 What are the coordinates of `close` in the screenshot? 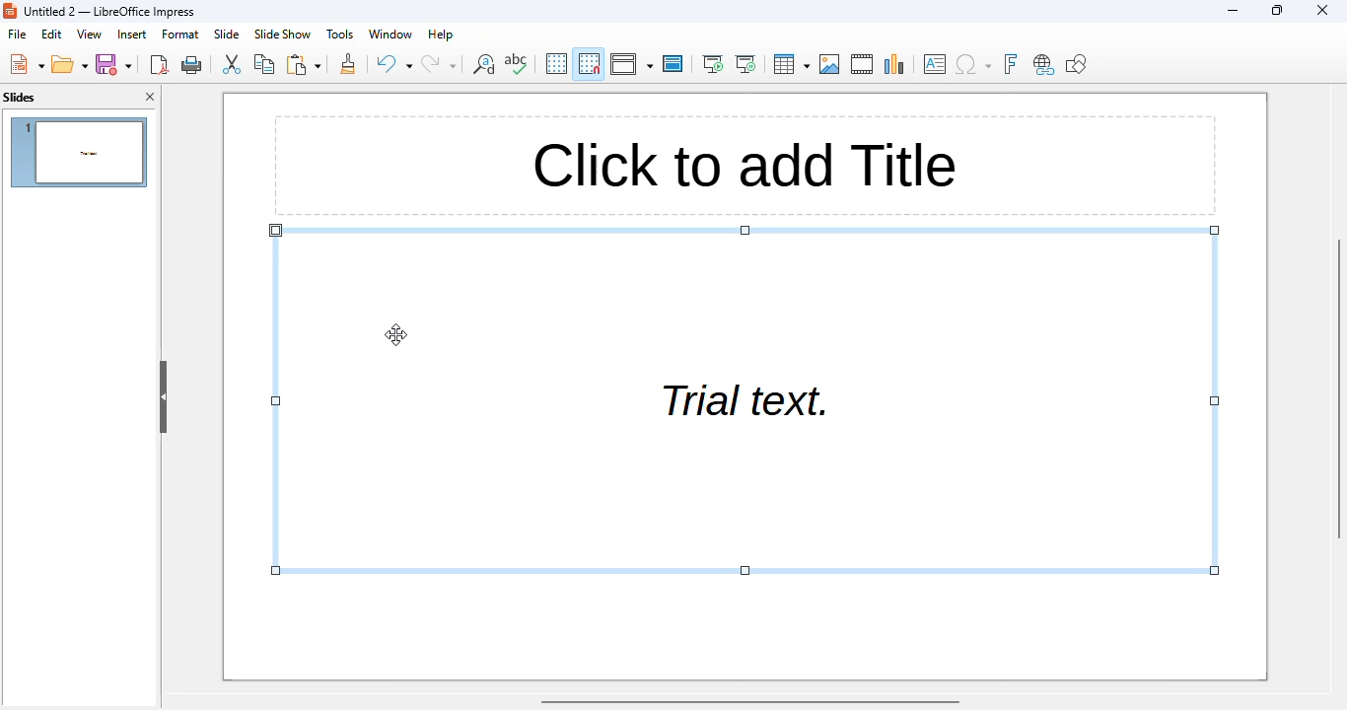 It's located at (1321, 10).